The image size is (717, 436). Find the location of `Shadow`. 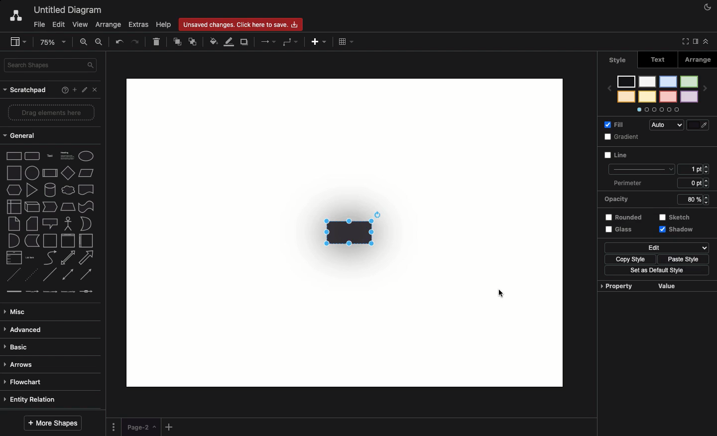

Shadow is located at coordinates (678, 230).